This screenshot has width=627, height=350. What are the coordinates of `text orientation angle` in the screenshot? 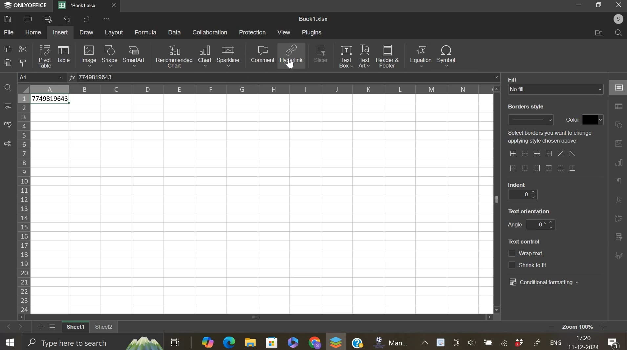 It's located at (540, 224).